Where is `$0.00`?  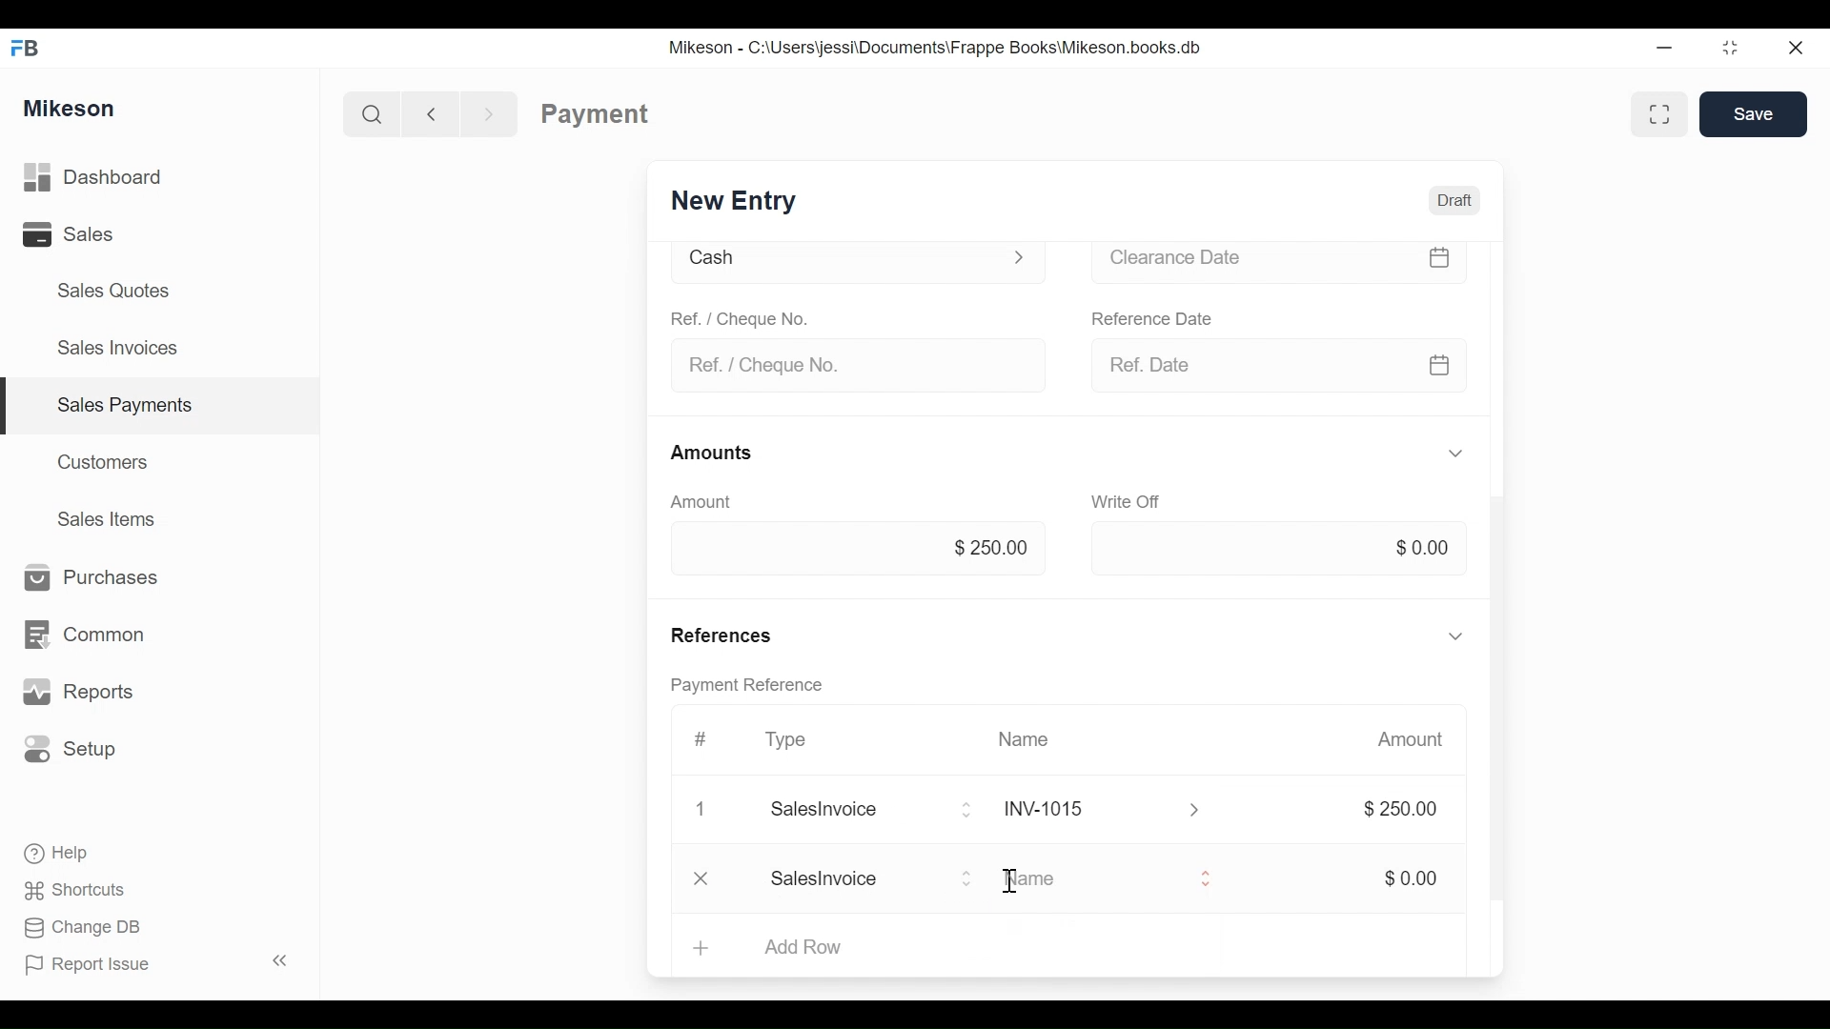 $0.00 is located at coordinates (1428, 547).